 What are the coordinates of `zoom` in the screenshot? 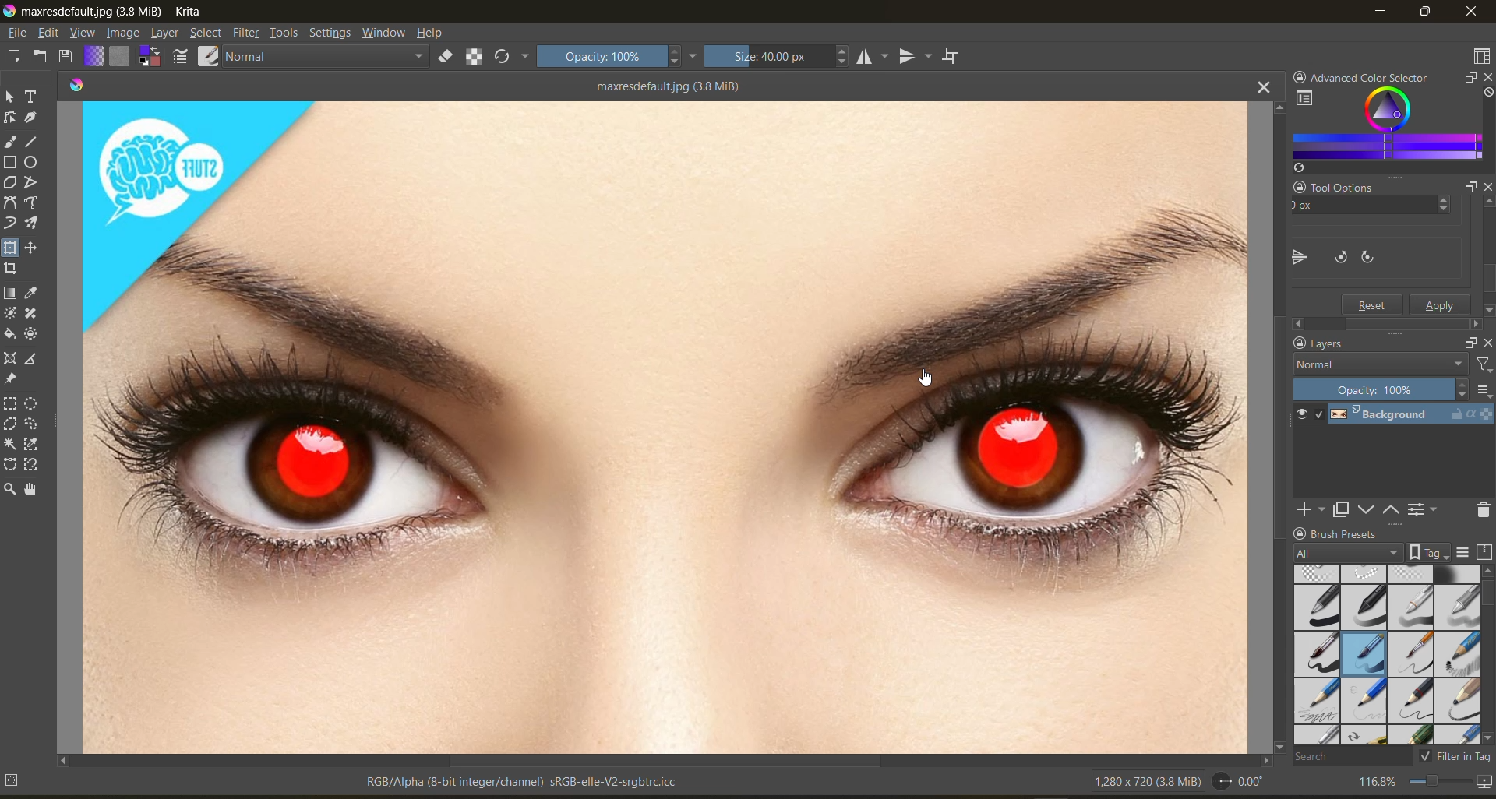 It's located at (1444, 779).